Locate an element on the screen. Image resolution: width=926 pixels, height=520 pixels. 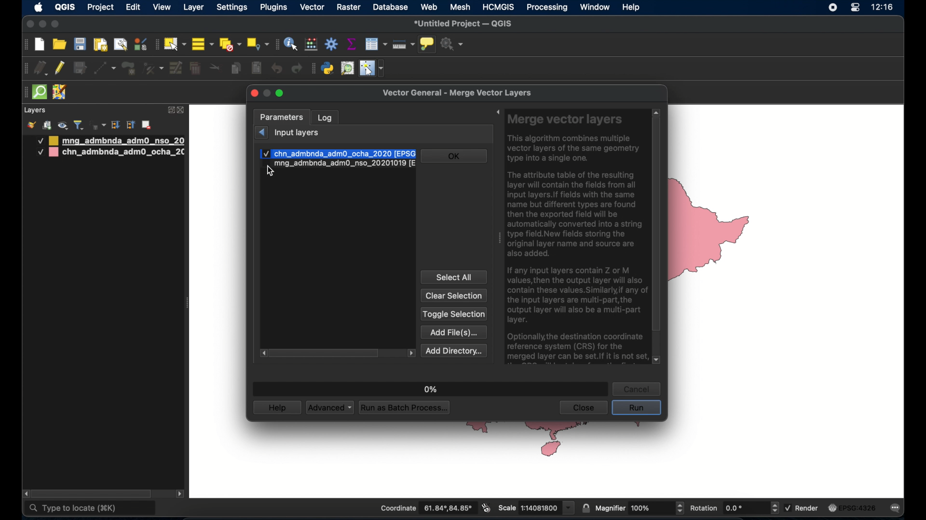
scroll right is located at coordinates (261, 353).